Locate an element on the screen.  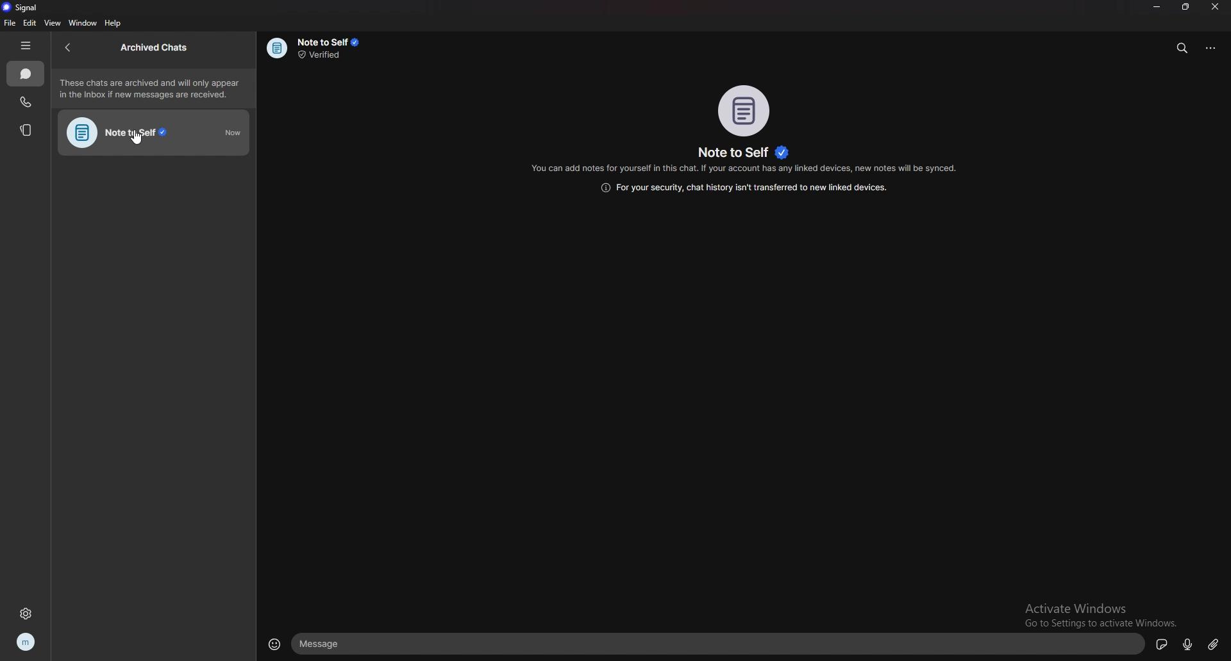
photo is located at coordinates (744, 111).